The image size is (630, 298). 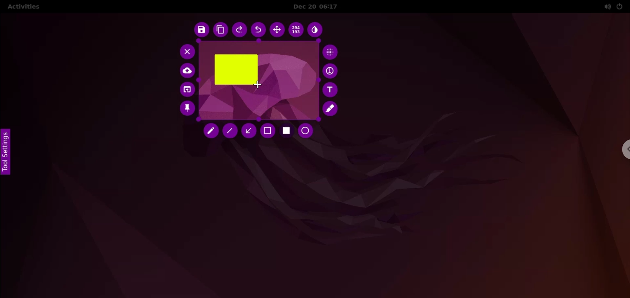 I want to click on redo, so click(x=240, y=30).